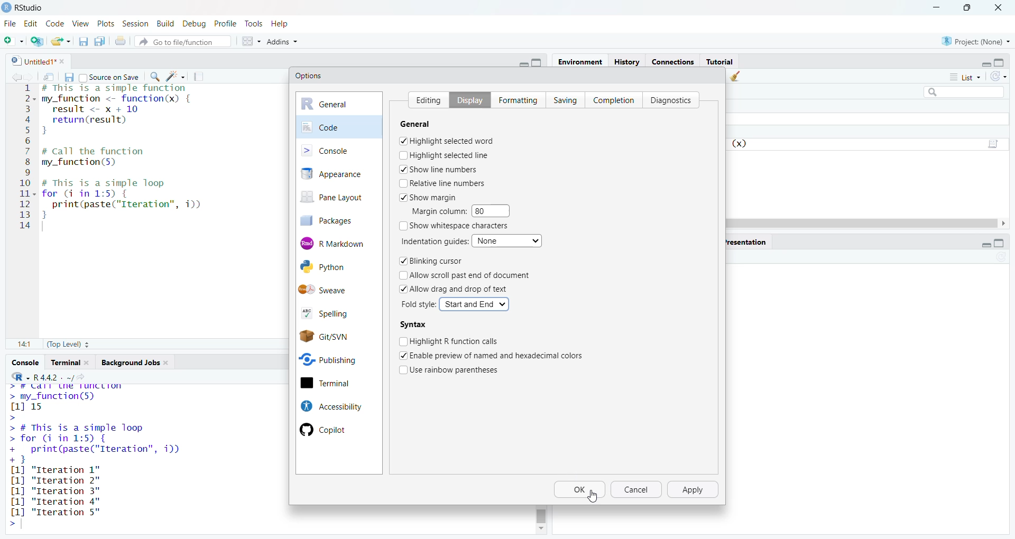  I want to click on apply, so click(695, 490).